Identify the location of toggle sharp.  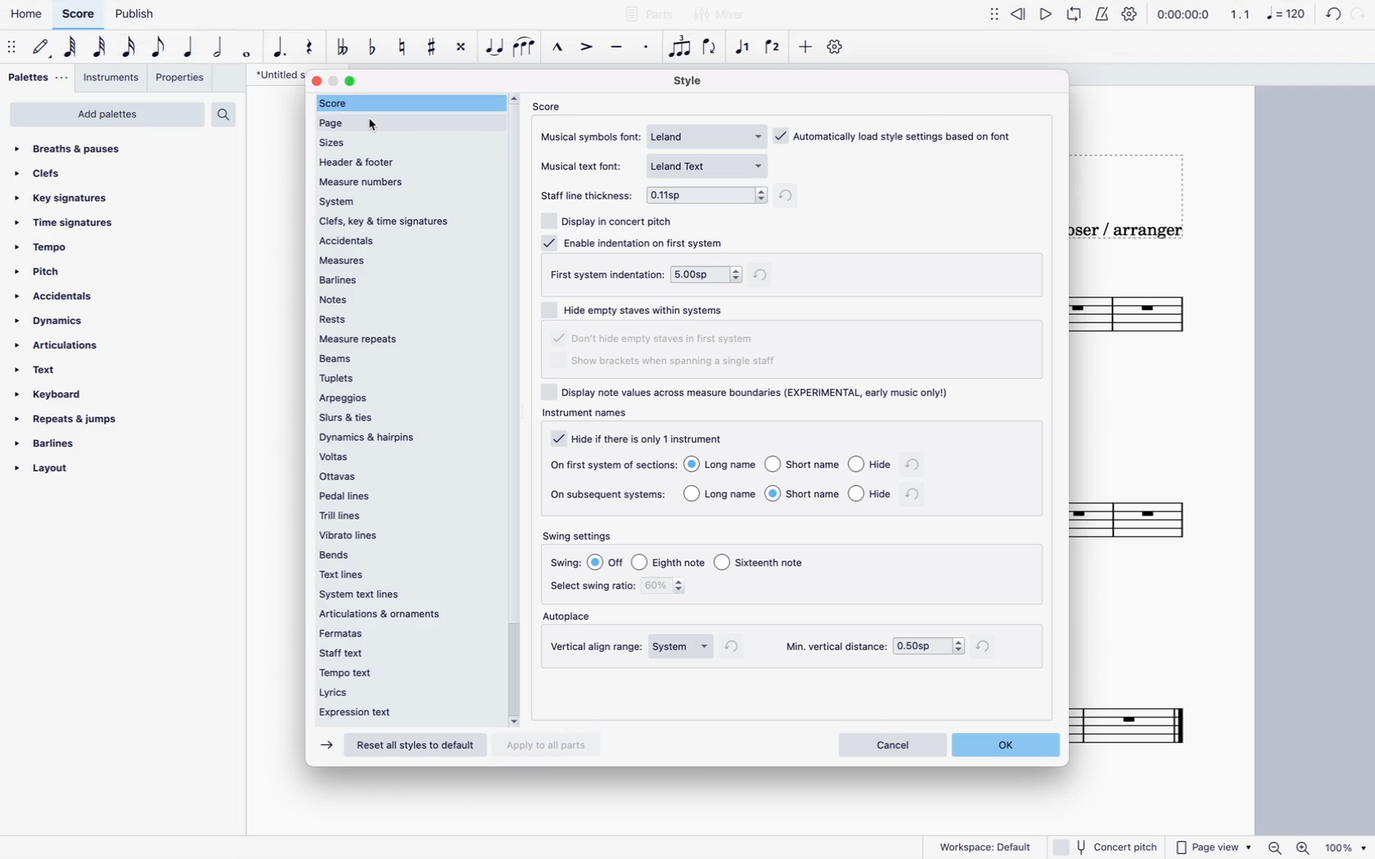
(431, 47).